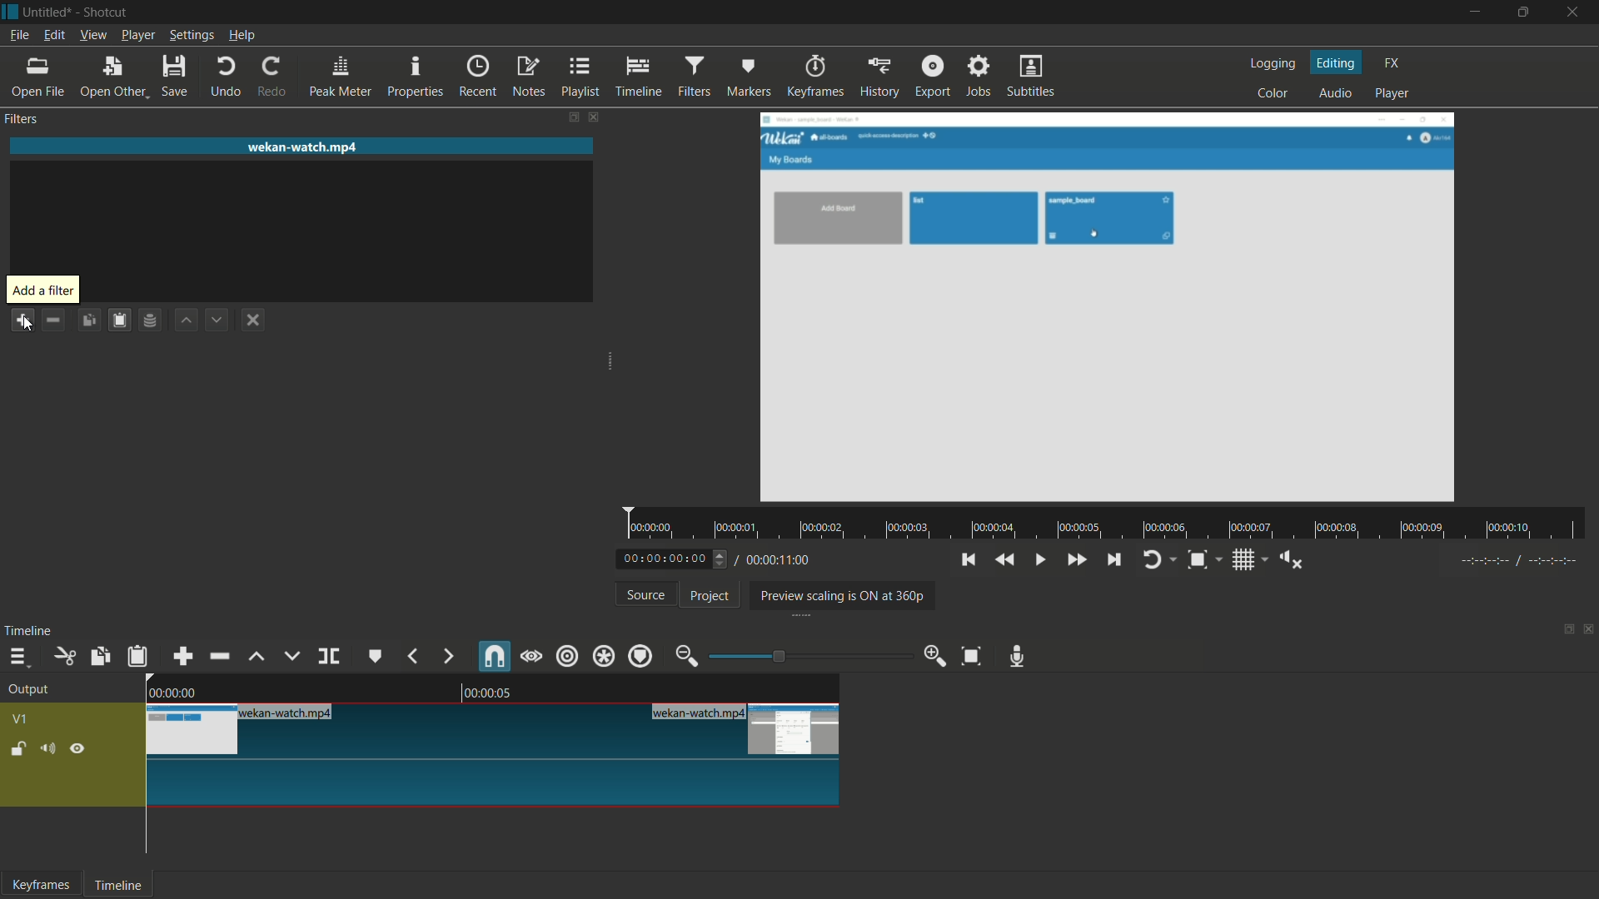  I want to click on adjustment bar, so click(804, 656).